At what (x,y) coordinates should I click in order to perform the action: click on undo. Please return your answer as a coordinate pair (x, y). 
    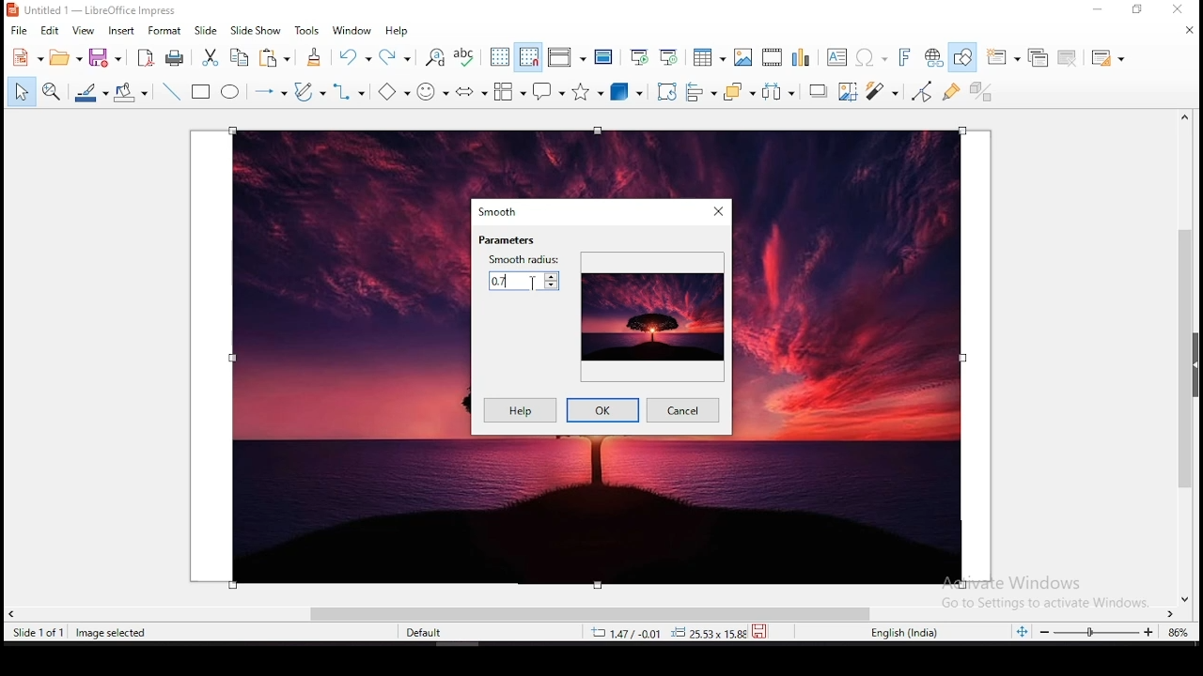
    Looking at the image, I should click on (356, 57).